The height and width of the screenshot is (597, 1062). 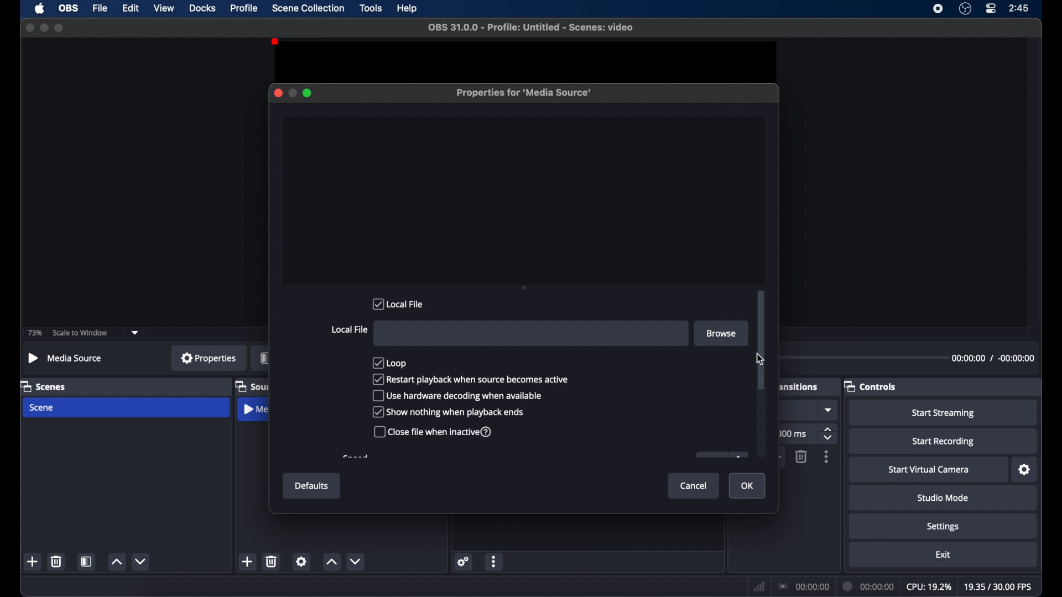 I want to click on close, so click(x=278, y=93).